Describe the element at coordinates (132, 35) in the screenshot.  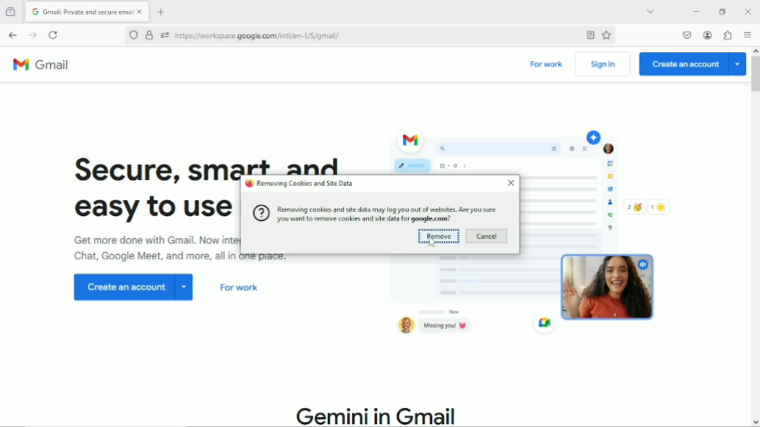
I see `No trackers known to firefox were detected on this page` at that location.